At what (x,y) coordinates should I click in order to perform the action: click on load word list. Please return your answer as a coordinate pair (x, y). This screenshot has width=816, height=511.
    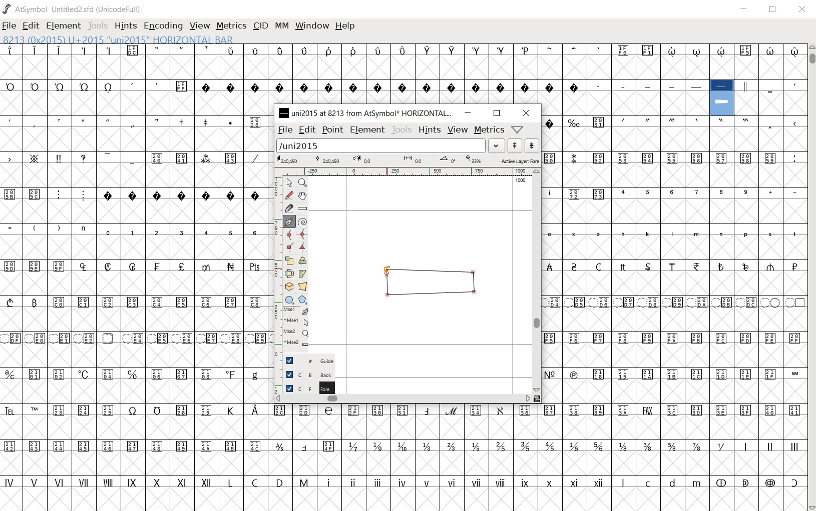
    Looking at the image, I should click on (389, 146).